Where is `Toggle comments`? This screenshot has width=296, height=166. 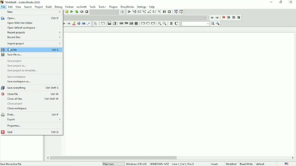 Toggle comments is located at coordinates (177, 24).